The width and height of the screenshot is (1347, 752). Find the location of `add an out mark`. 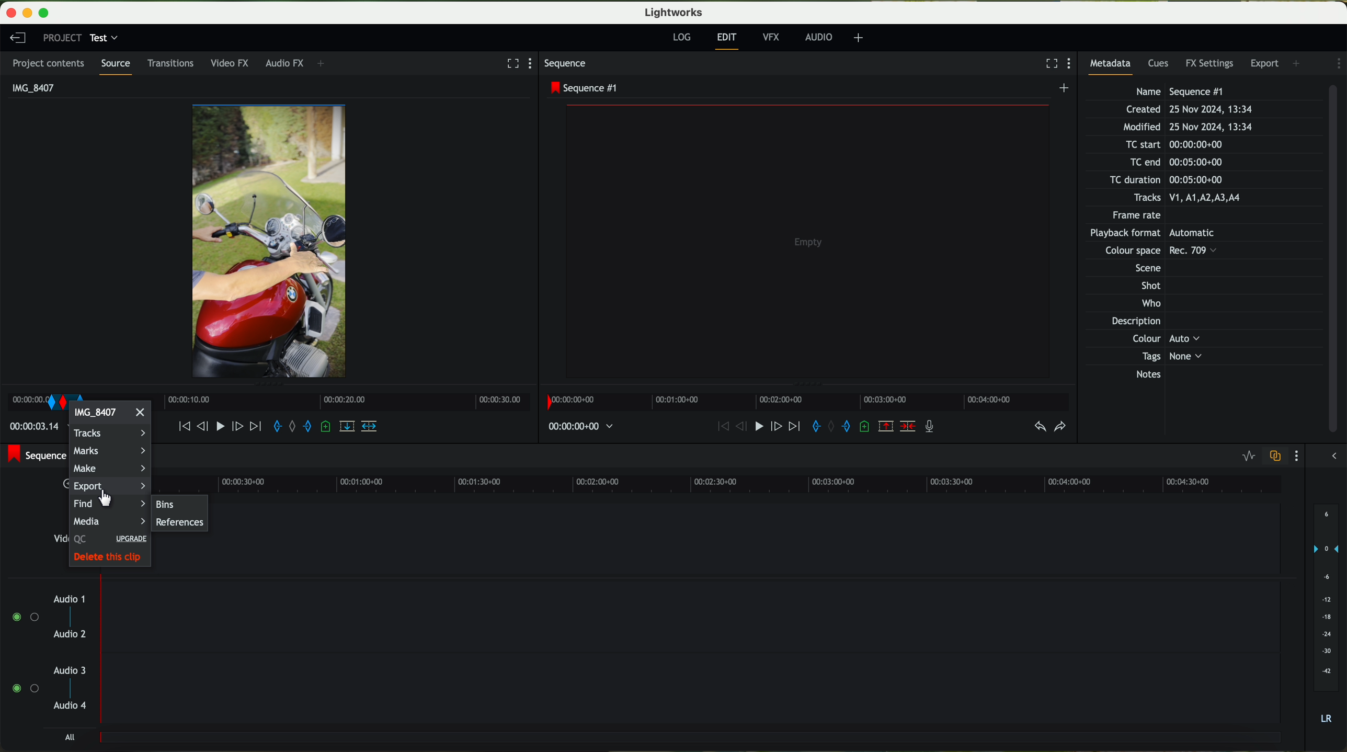

add an out mark is located at coordinates (841, 427).